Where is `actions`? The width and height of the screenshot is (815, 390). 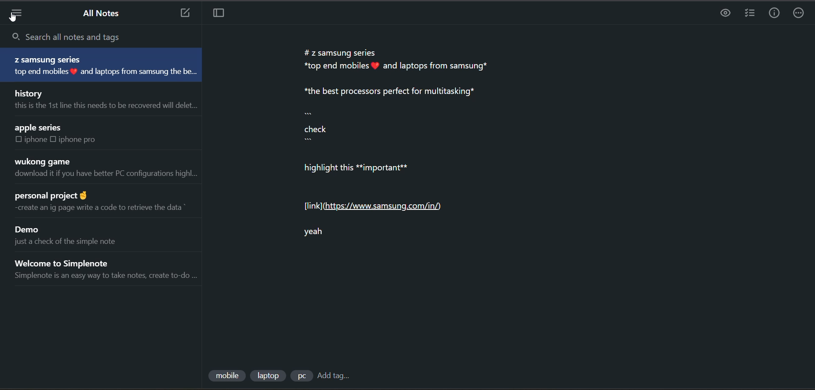
actions is located at coordinates (801, 13).